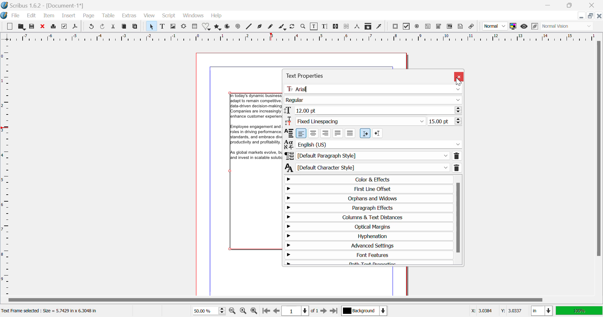 The height and width of the screenshot is (317, 603). Describe the element at coordinates (417, 26) in the screenshot. I see `Pdf Radio Button` at that location.